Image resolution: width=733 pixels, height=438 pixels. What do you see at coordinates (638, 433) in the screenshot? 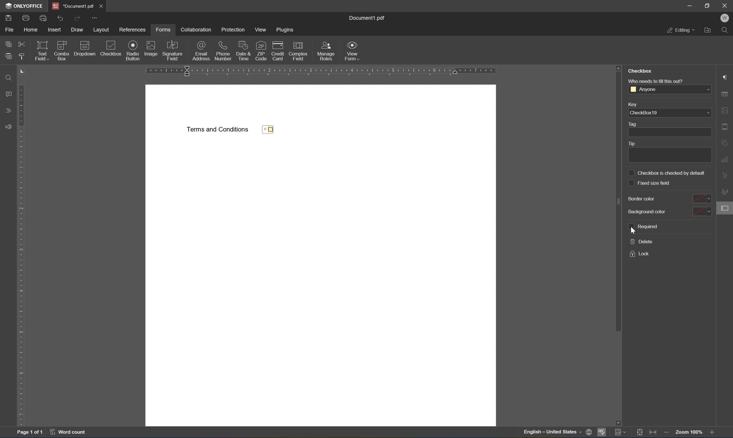
I see `fit to slide` at bounding box center [638, 433].